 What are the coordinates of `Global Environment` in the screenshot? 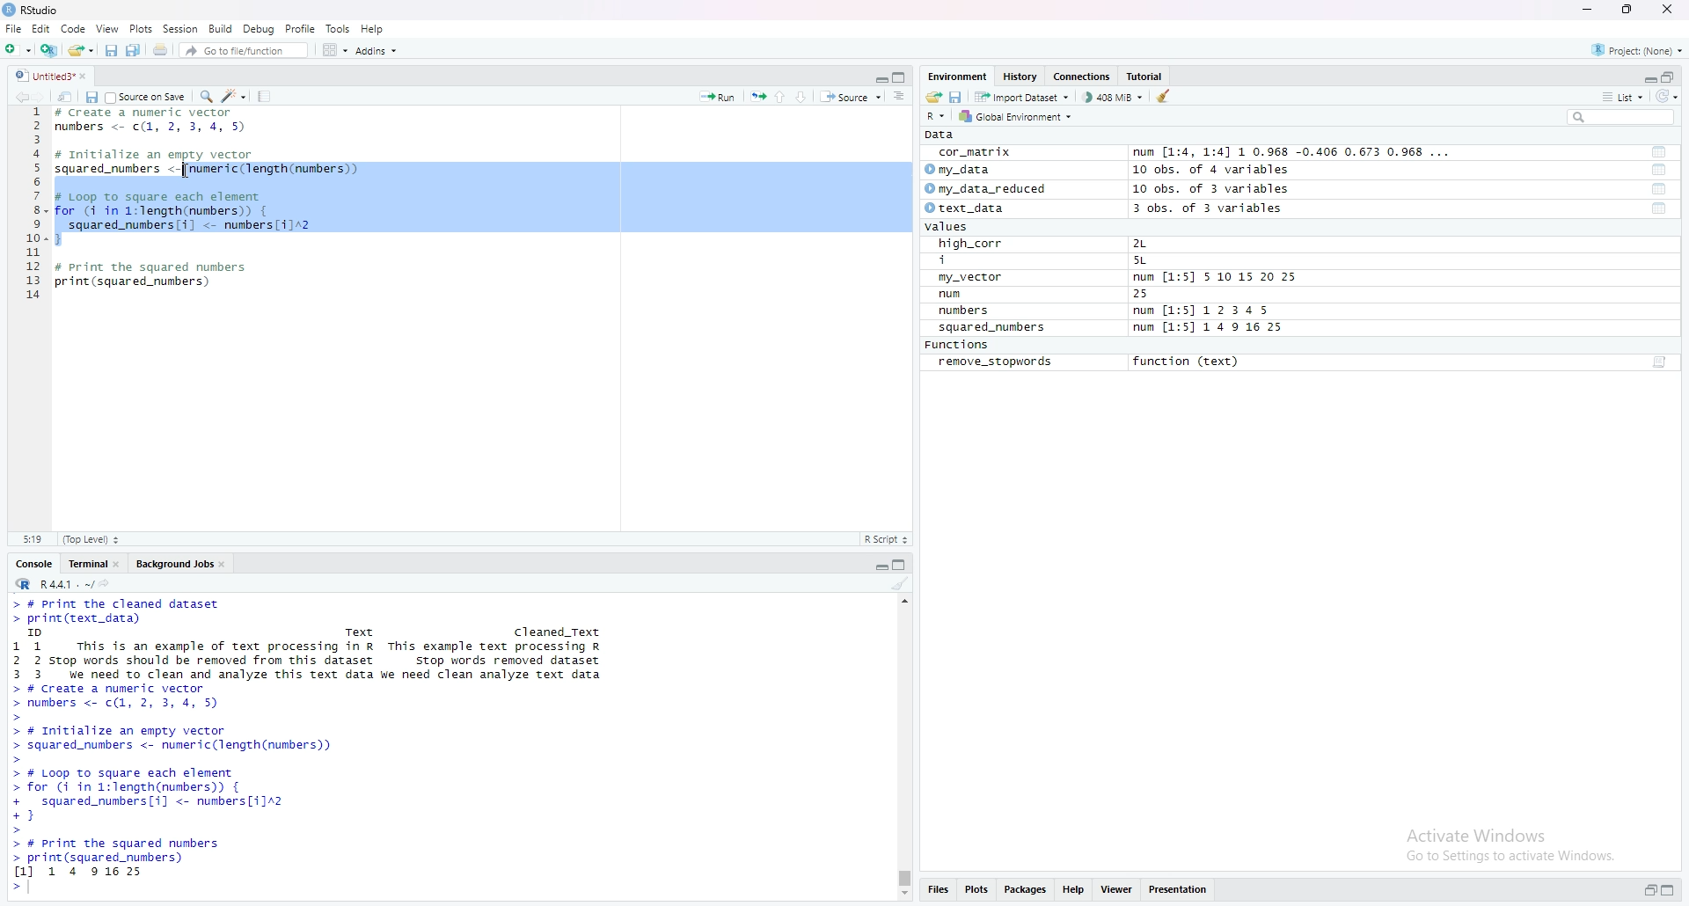 It's located at (1017, 116).